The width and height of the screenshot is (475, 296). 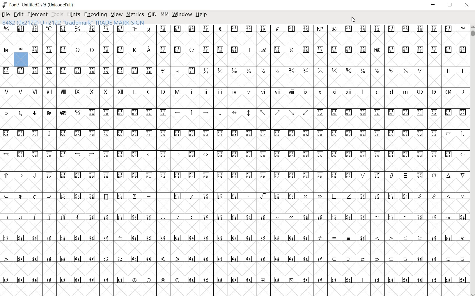 What do you see at coordinates (242, 118) in the screenshot?
I see `special characters` at bounding box center [242, 118].